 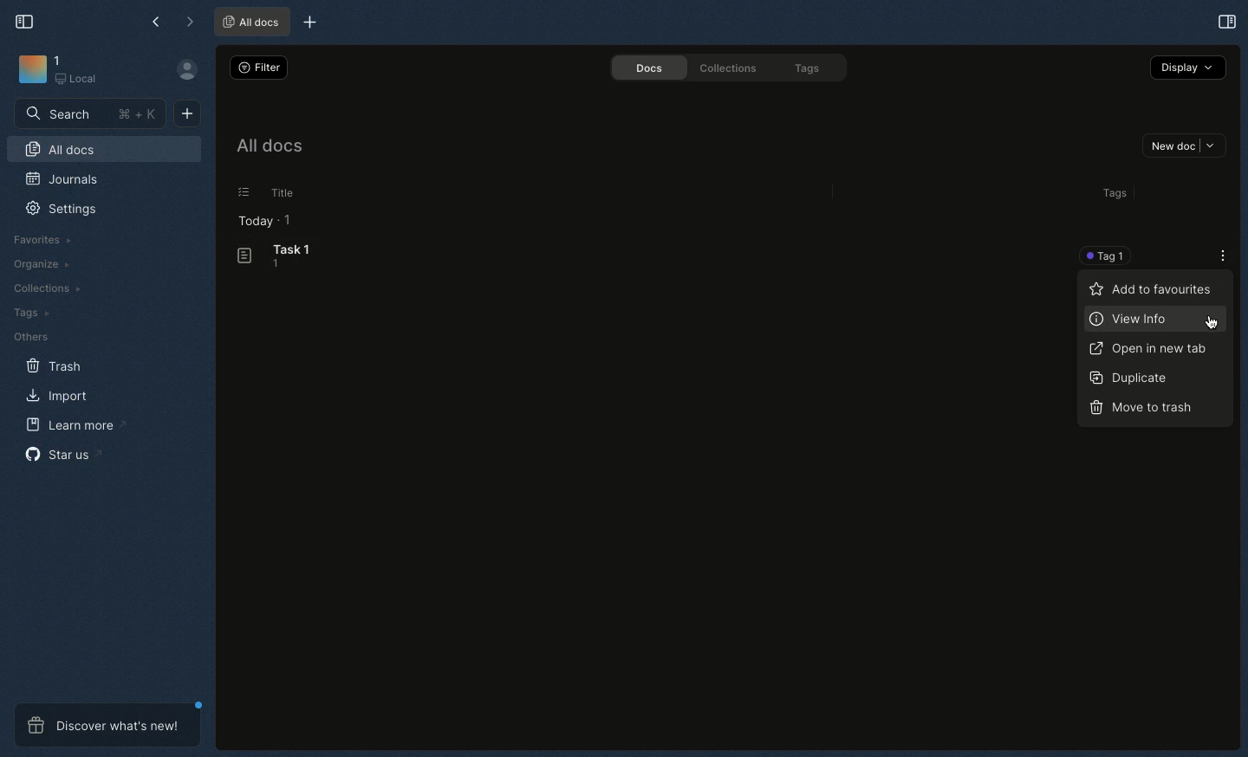 What do you see at coordinates (1219, 254) in the screenshot?
I see `Options` at bounding box center [1219, 254].